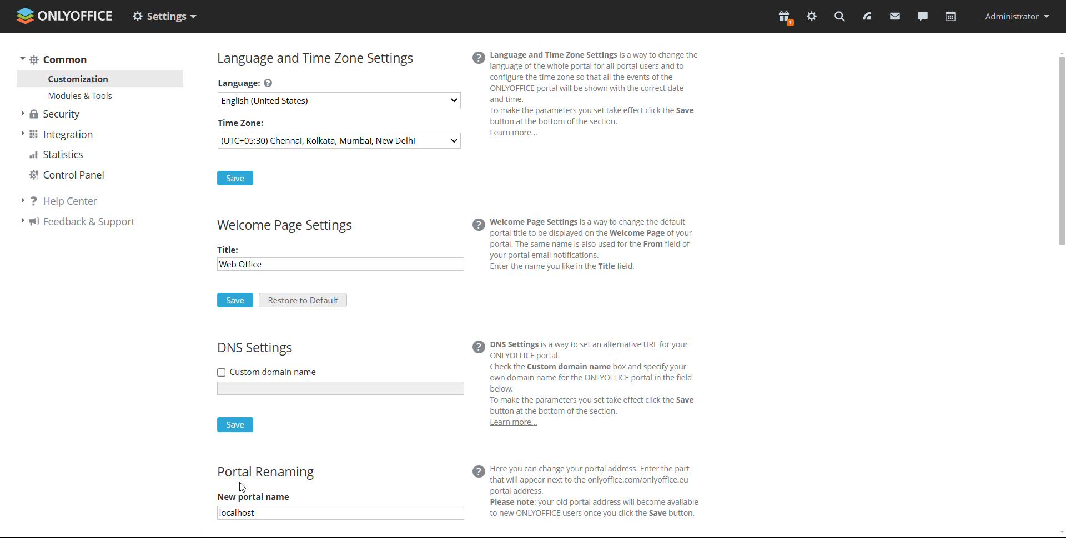 This screenshot has height=538, width=1066. I want to click on control panel, so click(67, 176).